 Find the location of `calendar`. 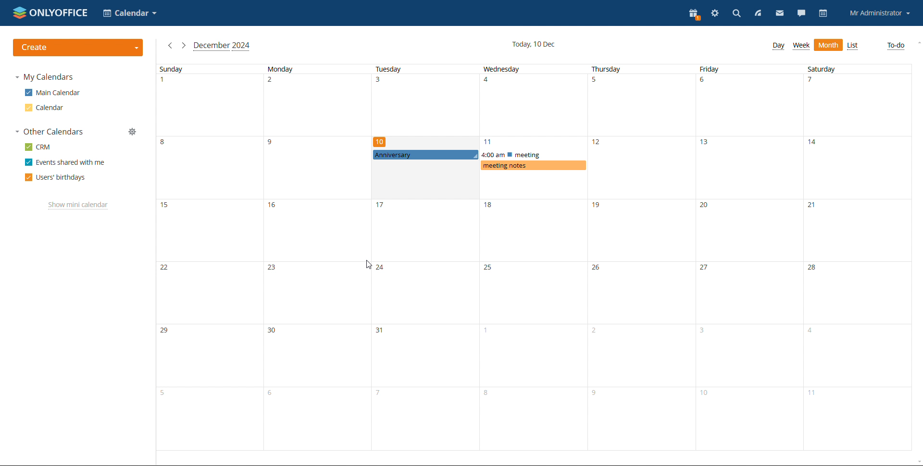

calendar is located at coordinates (45, 108).